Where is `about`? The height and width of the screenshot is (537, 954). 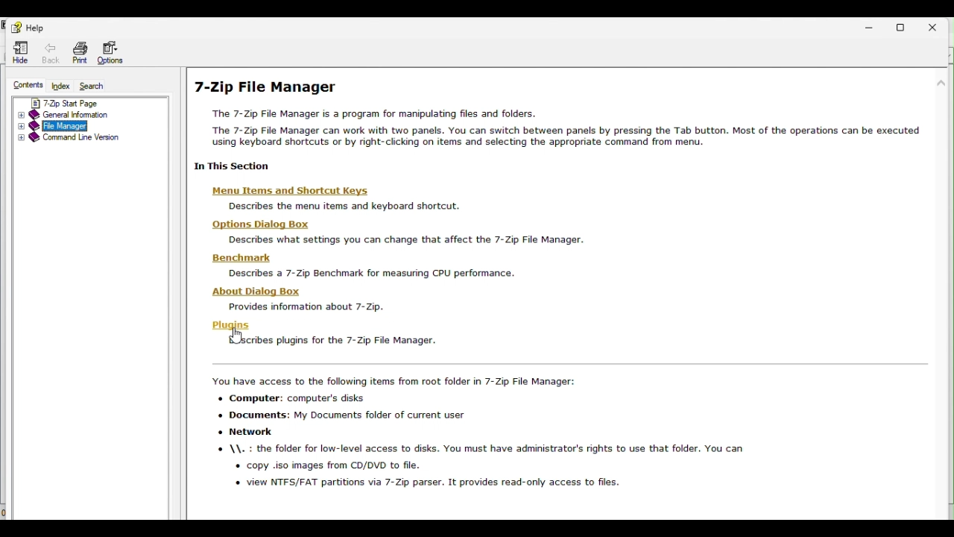
about is located at coordinates (258, 291).